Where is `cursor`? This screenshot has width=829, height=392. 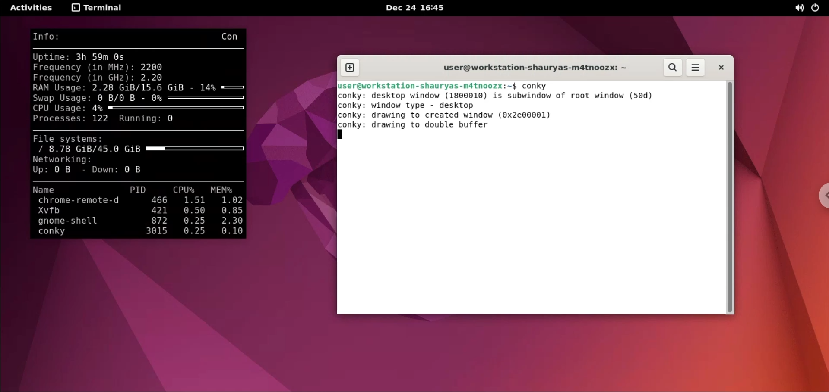
cursor is located at coordinates (343, 136).